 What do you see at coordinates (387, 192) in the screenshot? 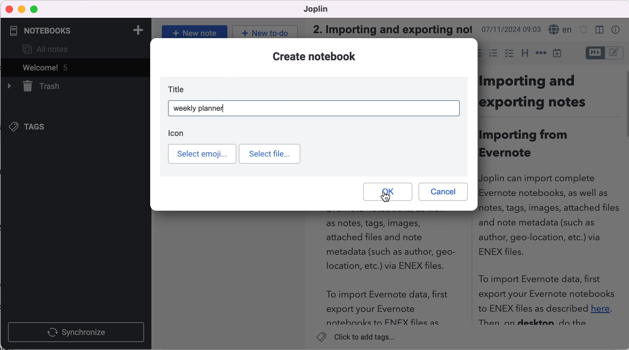
I see `ok` at bounding box center [387, 192].